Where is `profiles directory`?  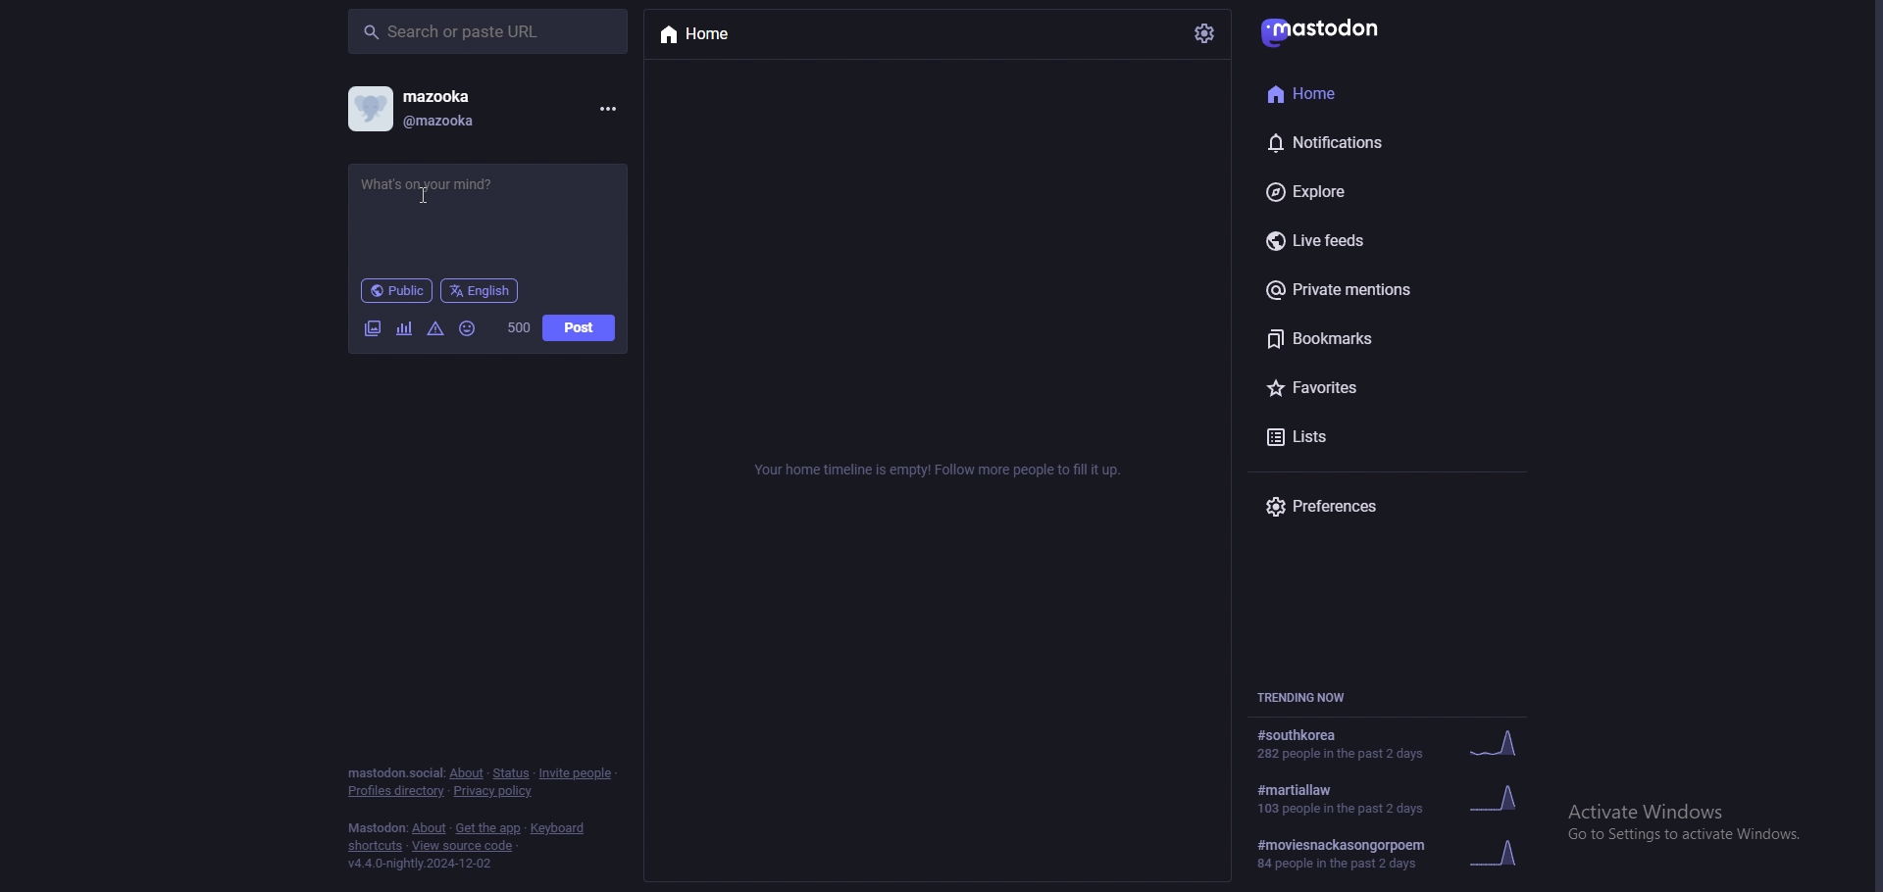 profiles directory is located at coordinates (393, 791).